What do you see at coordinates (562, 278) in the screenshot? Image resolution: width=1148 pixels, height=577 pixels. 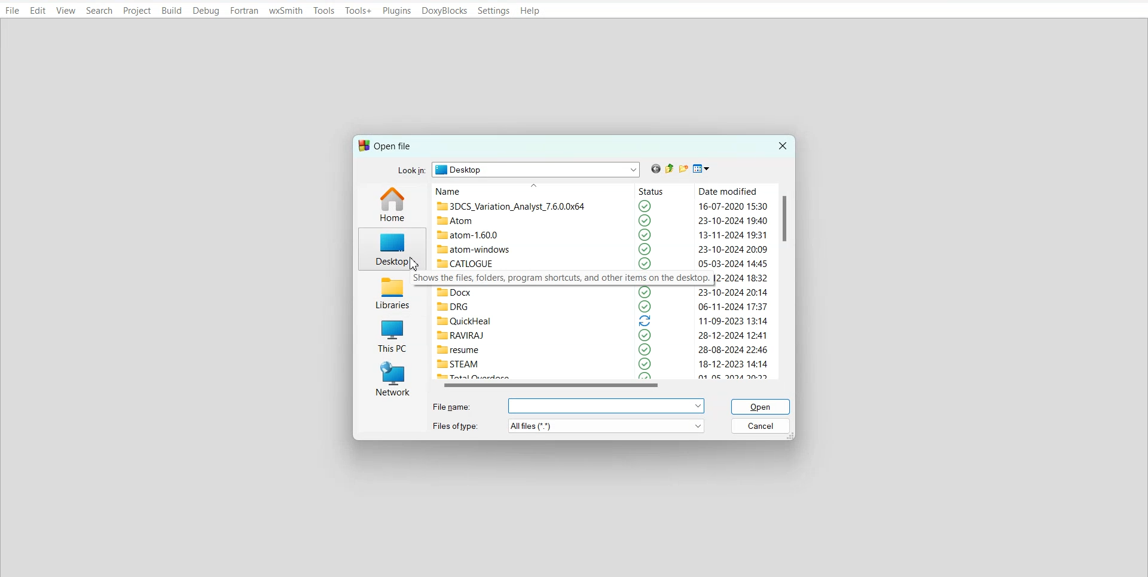 I see `Shows the files, folders, program shortcuts, and other items on the desktop.` at bounding box center [562, 278].